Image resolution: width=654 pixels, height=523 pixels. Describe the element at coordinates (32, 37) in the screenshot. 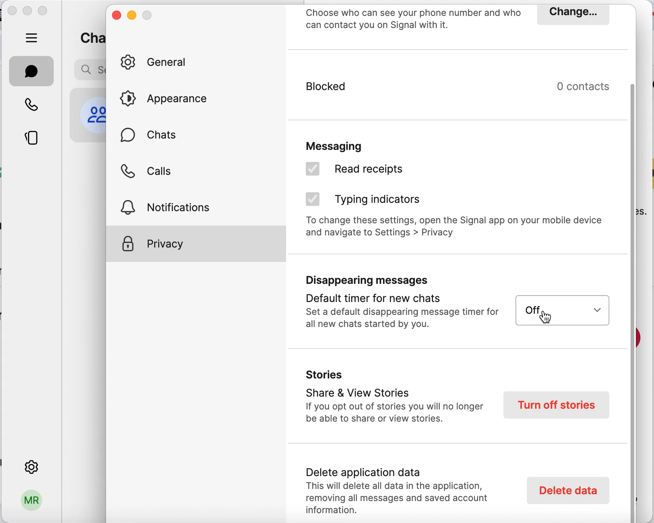

I see `hide tabs` at that location.